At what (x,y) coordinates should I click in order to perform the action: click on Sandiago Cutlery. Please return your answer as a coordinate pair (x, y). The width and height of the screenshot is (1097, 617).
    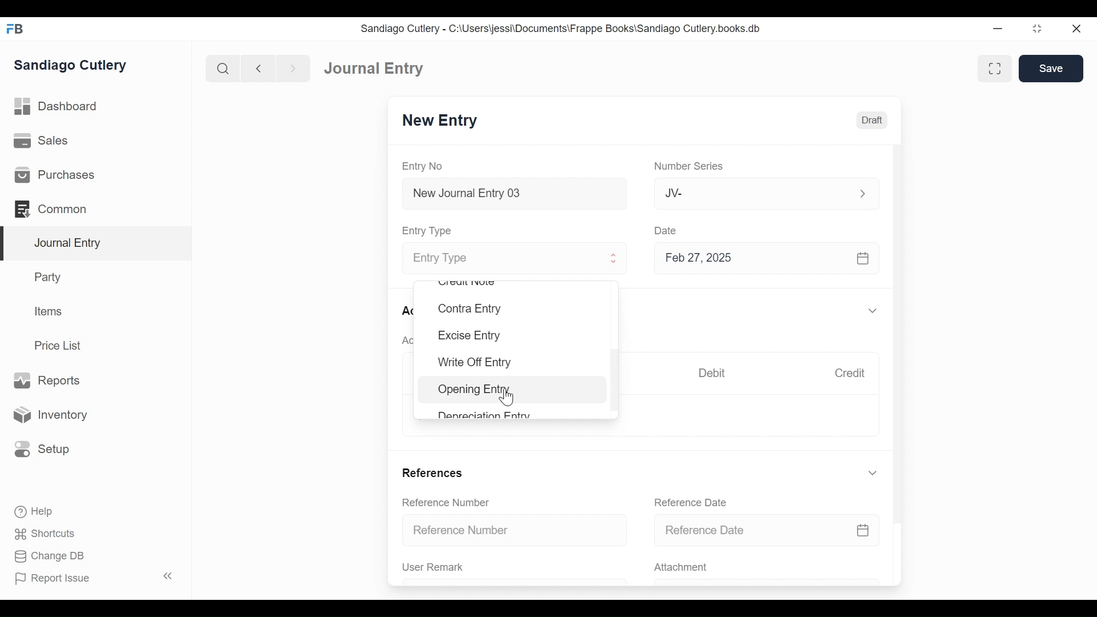
    Looking at the image, I should click on (72, 66).